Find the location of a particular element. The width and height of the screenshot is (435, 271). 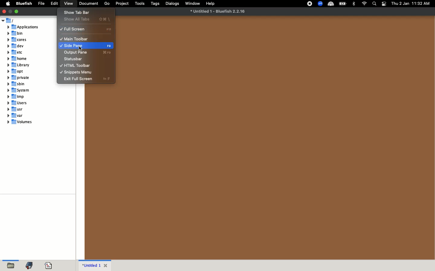

cursor is located at coordinates (80, 48).